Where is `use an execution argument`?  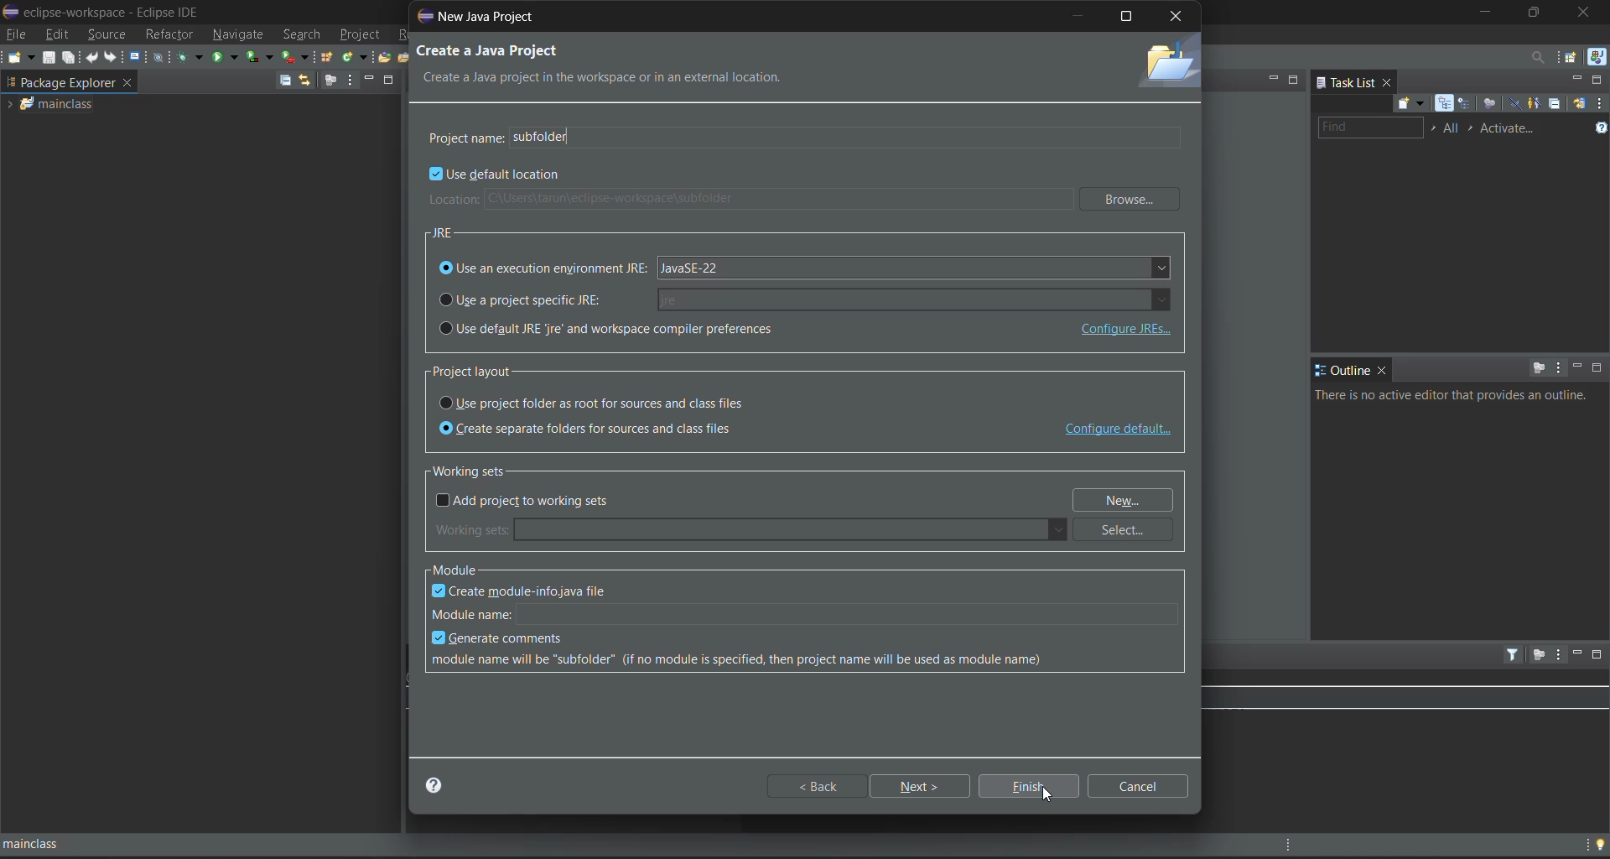 use an execution argument is located at coordinates (806, 268).